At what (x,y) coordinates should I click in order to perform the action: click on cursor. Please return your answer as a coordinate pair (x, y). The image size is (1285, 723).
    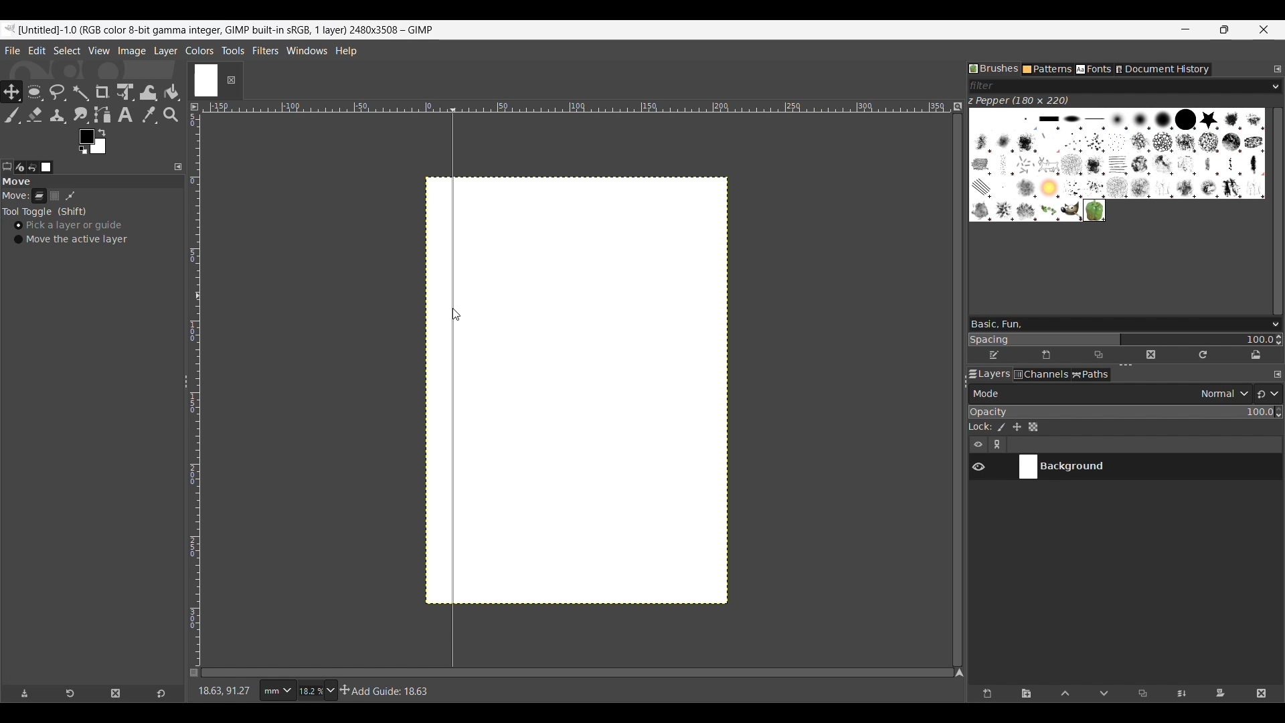
    Looking at the image, I should click on (454, 311).